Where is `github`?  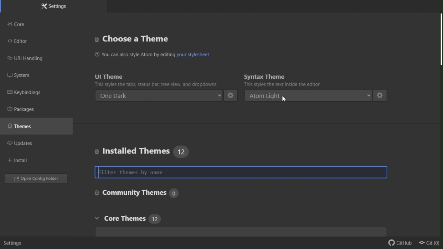 github is located at coordinates (400, 244).